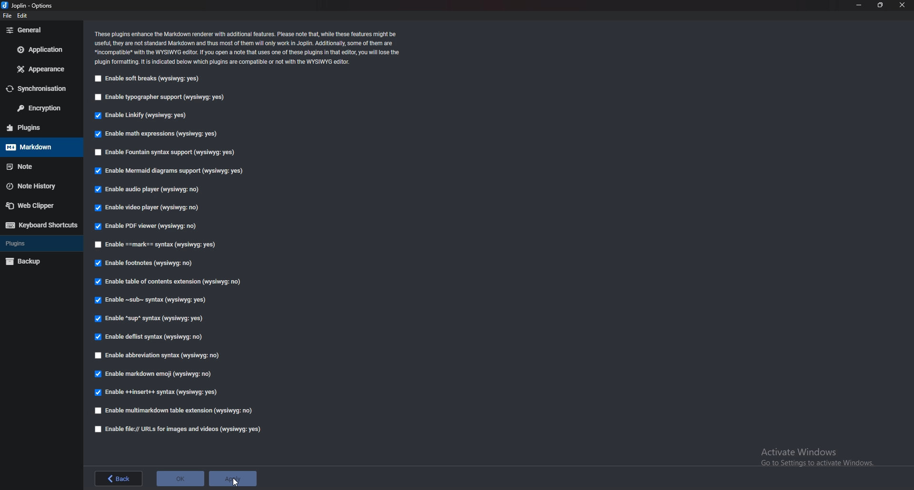  What do you see at coordinates (175, 429) in the screenshot?
I see `enable file urls for images and videos` at bounding box center [175, 429].